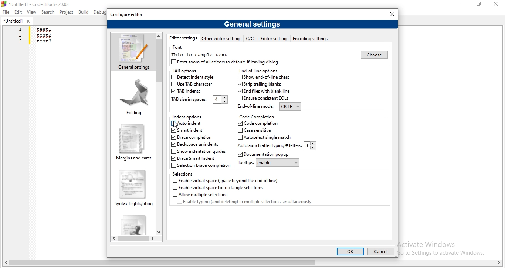 This screenshot has height=268, width=505. What do you see at coordinates (268, 163) in the screenshot?
I see `Tooltips: enable` at bounding box center [268, 163].